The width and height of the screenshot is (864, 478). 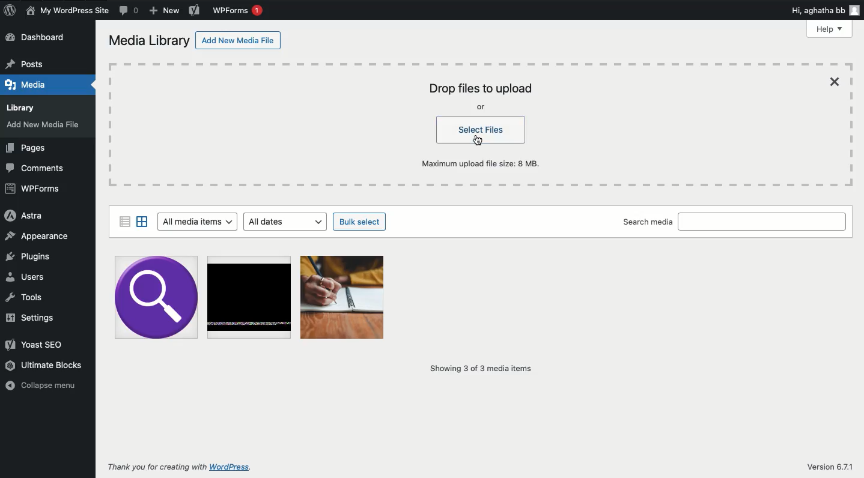 What do you see at coordinates (29, 256) in the screenshot?
I see `Plugins` at bounding box center [29, 256].